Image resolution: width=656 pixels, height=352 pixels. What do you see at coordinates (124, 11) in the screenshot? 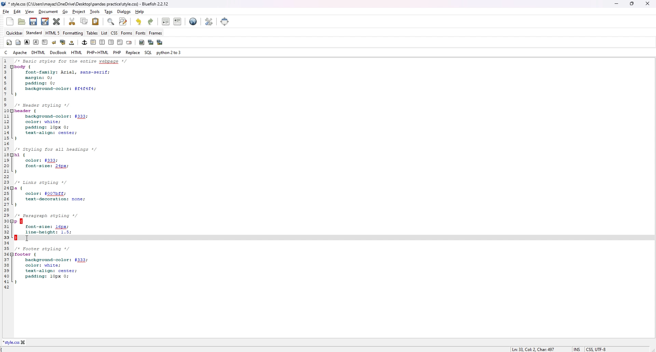
I see `dialogs` at bounding box center [124, 11].